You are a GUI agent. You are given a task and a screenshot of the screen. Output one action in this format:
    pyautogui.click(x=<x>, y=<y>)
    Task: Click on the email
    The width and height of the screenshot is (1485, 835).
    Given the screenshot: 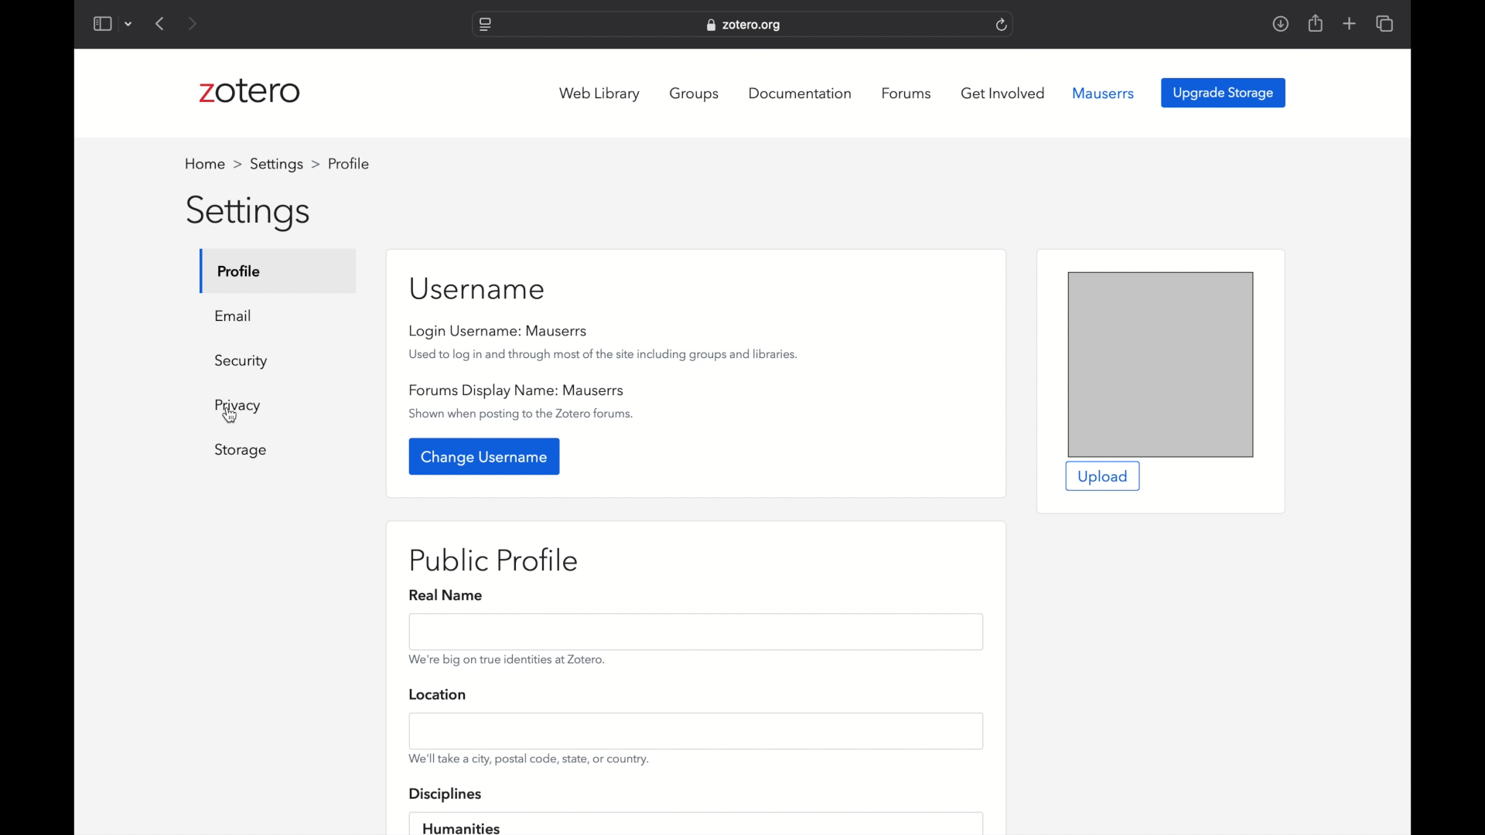 What is the action you would take?
    pyautogui.click(x=235, y=315)
    